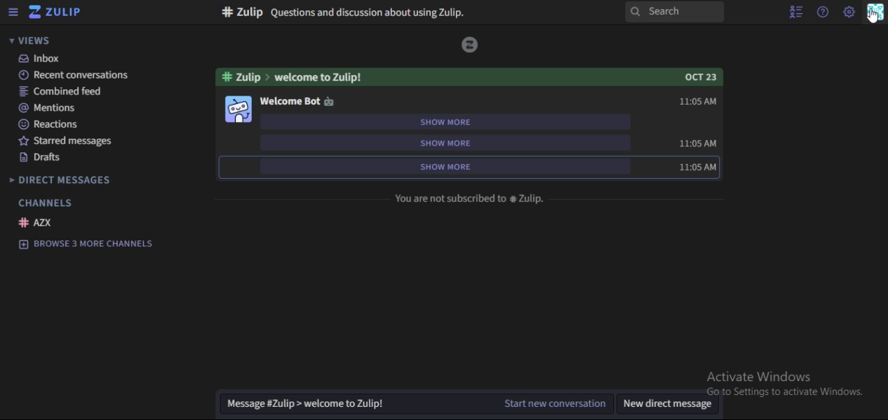  Describe the element at coordinates (56, 13) in the screenshot. I see `icon` at that location.